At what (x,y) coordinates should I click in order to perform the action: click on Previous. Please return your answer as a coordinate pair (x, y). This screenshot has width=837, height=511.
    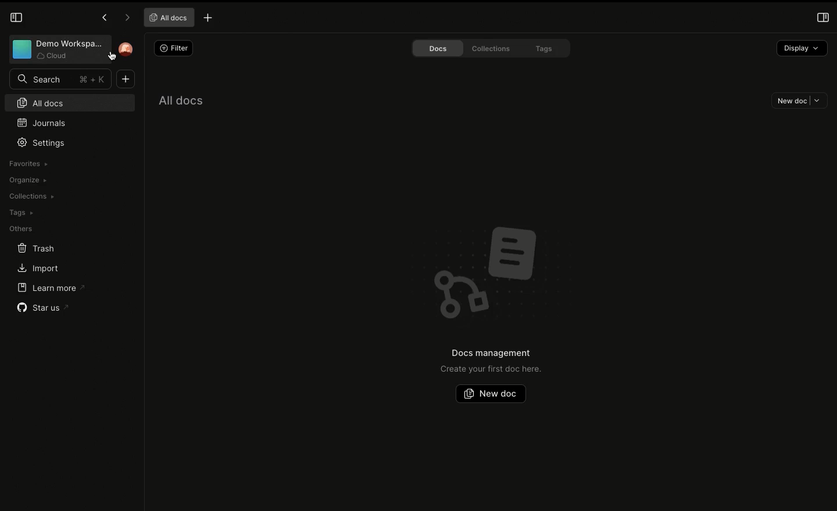
    Looking at the image, I should click on (103, 19).